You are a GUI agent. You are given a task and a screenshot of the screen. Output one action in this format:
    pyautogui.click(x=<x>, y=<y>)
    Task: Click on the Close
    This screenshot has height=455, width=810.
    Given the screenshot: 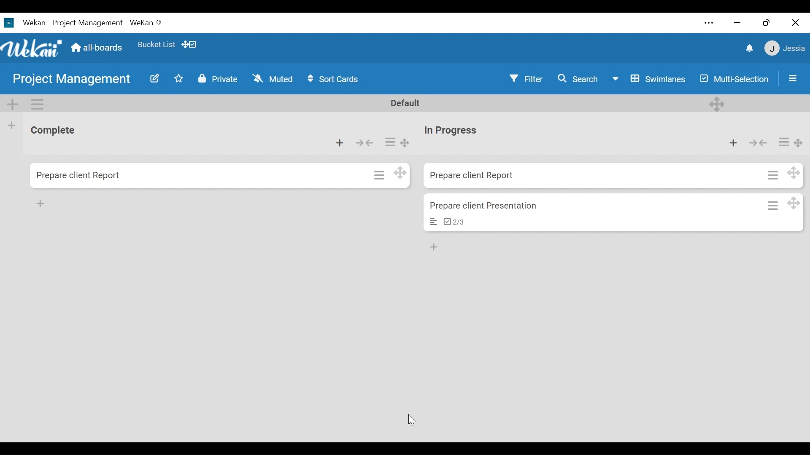 What is the action you would take?
    pyautogui.click(x=796, y=22)
    